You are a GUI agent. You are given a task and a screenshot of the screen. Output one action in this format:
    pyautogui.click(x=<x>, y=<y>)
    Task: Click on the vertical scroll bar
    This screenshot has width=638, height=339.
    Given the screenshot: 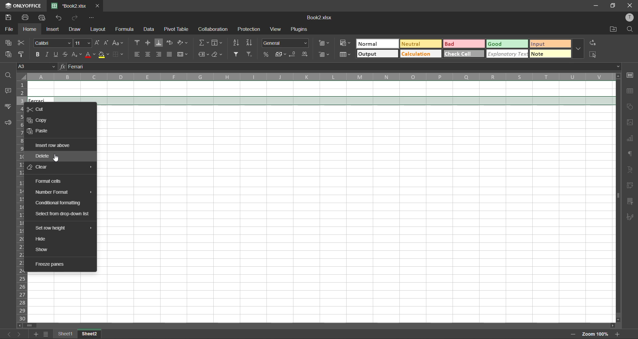 What is the action you would take?
    pyautogui.click(x=617, y=149)
    